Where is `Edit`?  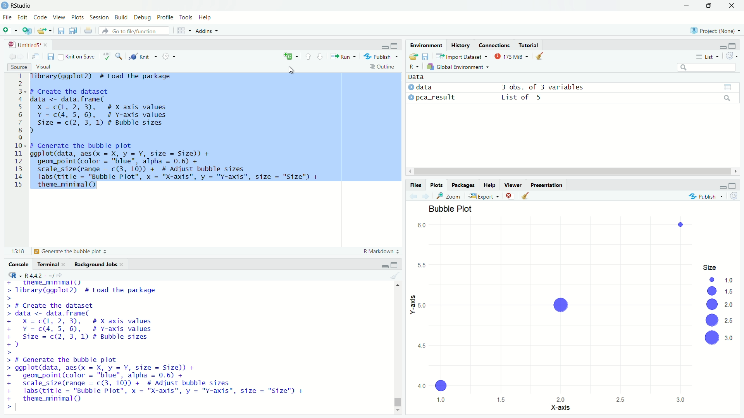
Edit is located at coordinates (24, 18).